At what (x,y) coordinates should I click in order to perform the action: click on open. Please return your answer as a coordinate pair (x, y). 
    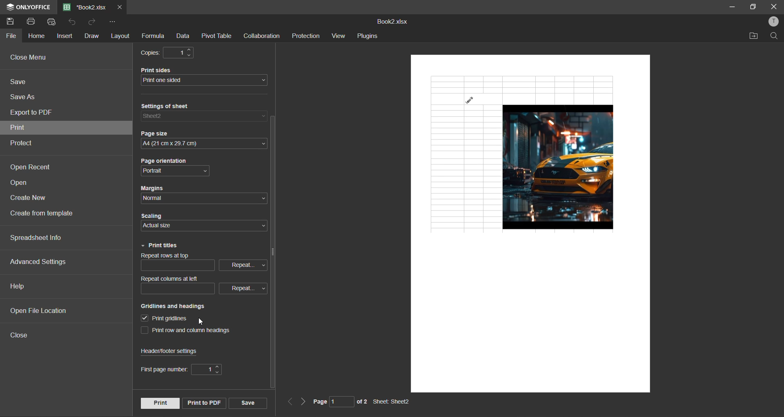
    Looking at the image, I should click on (22, 184).